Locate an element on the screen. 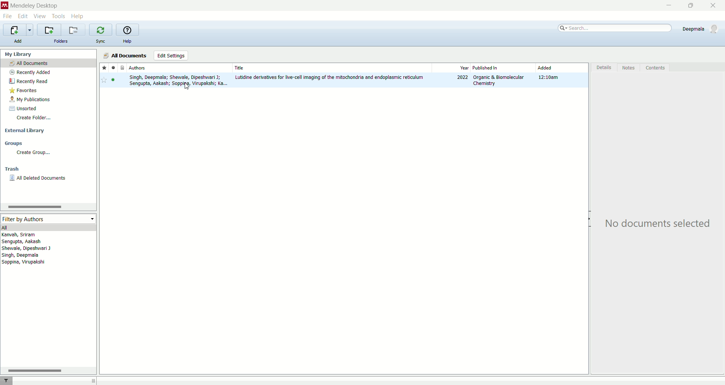  Active is located at coordinates (114, 81).